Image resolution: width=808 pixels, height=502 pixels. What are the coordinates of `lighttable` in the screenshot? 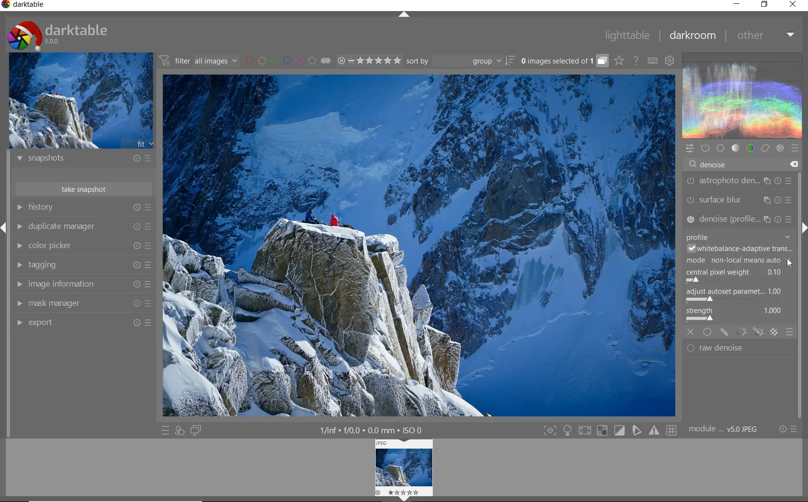 It's located at (628, 35).